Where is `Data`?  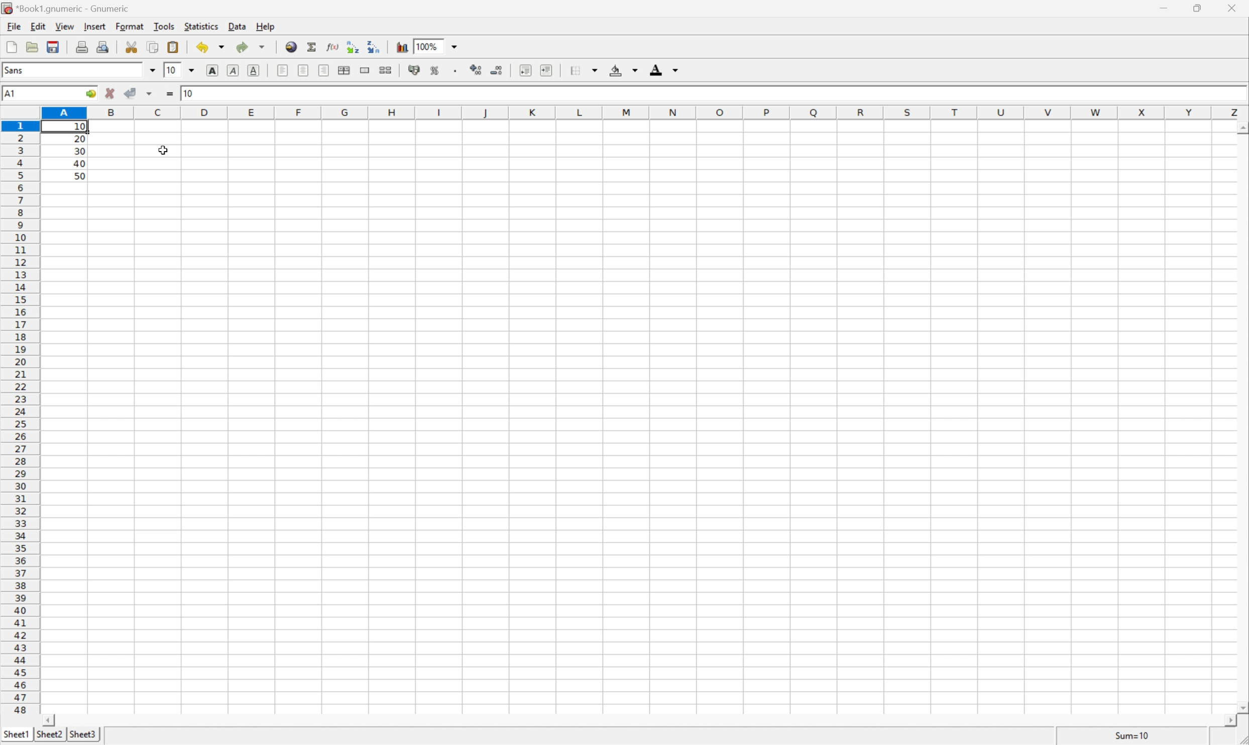 Data is located at coordinates (238, 25).